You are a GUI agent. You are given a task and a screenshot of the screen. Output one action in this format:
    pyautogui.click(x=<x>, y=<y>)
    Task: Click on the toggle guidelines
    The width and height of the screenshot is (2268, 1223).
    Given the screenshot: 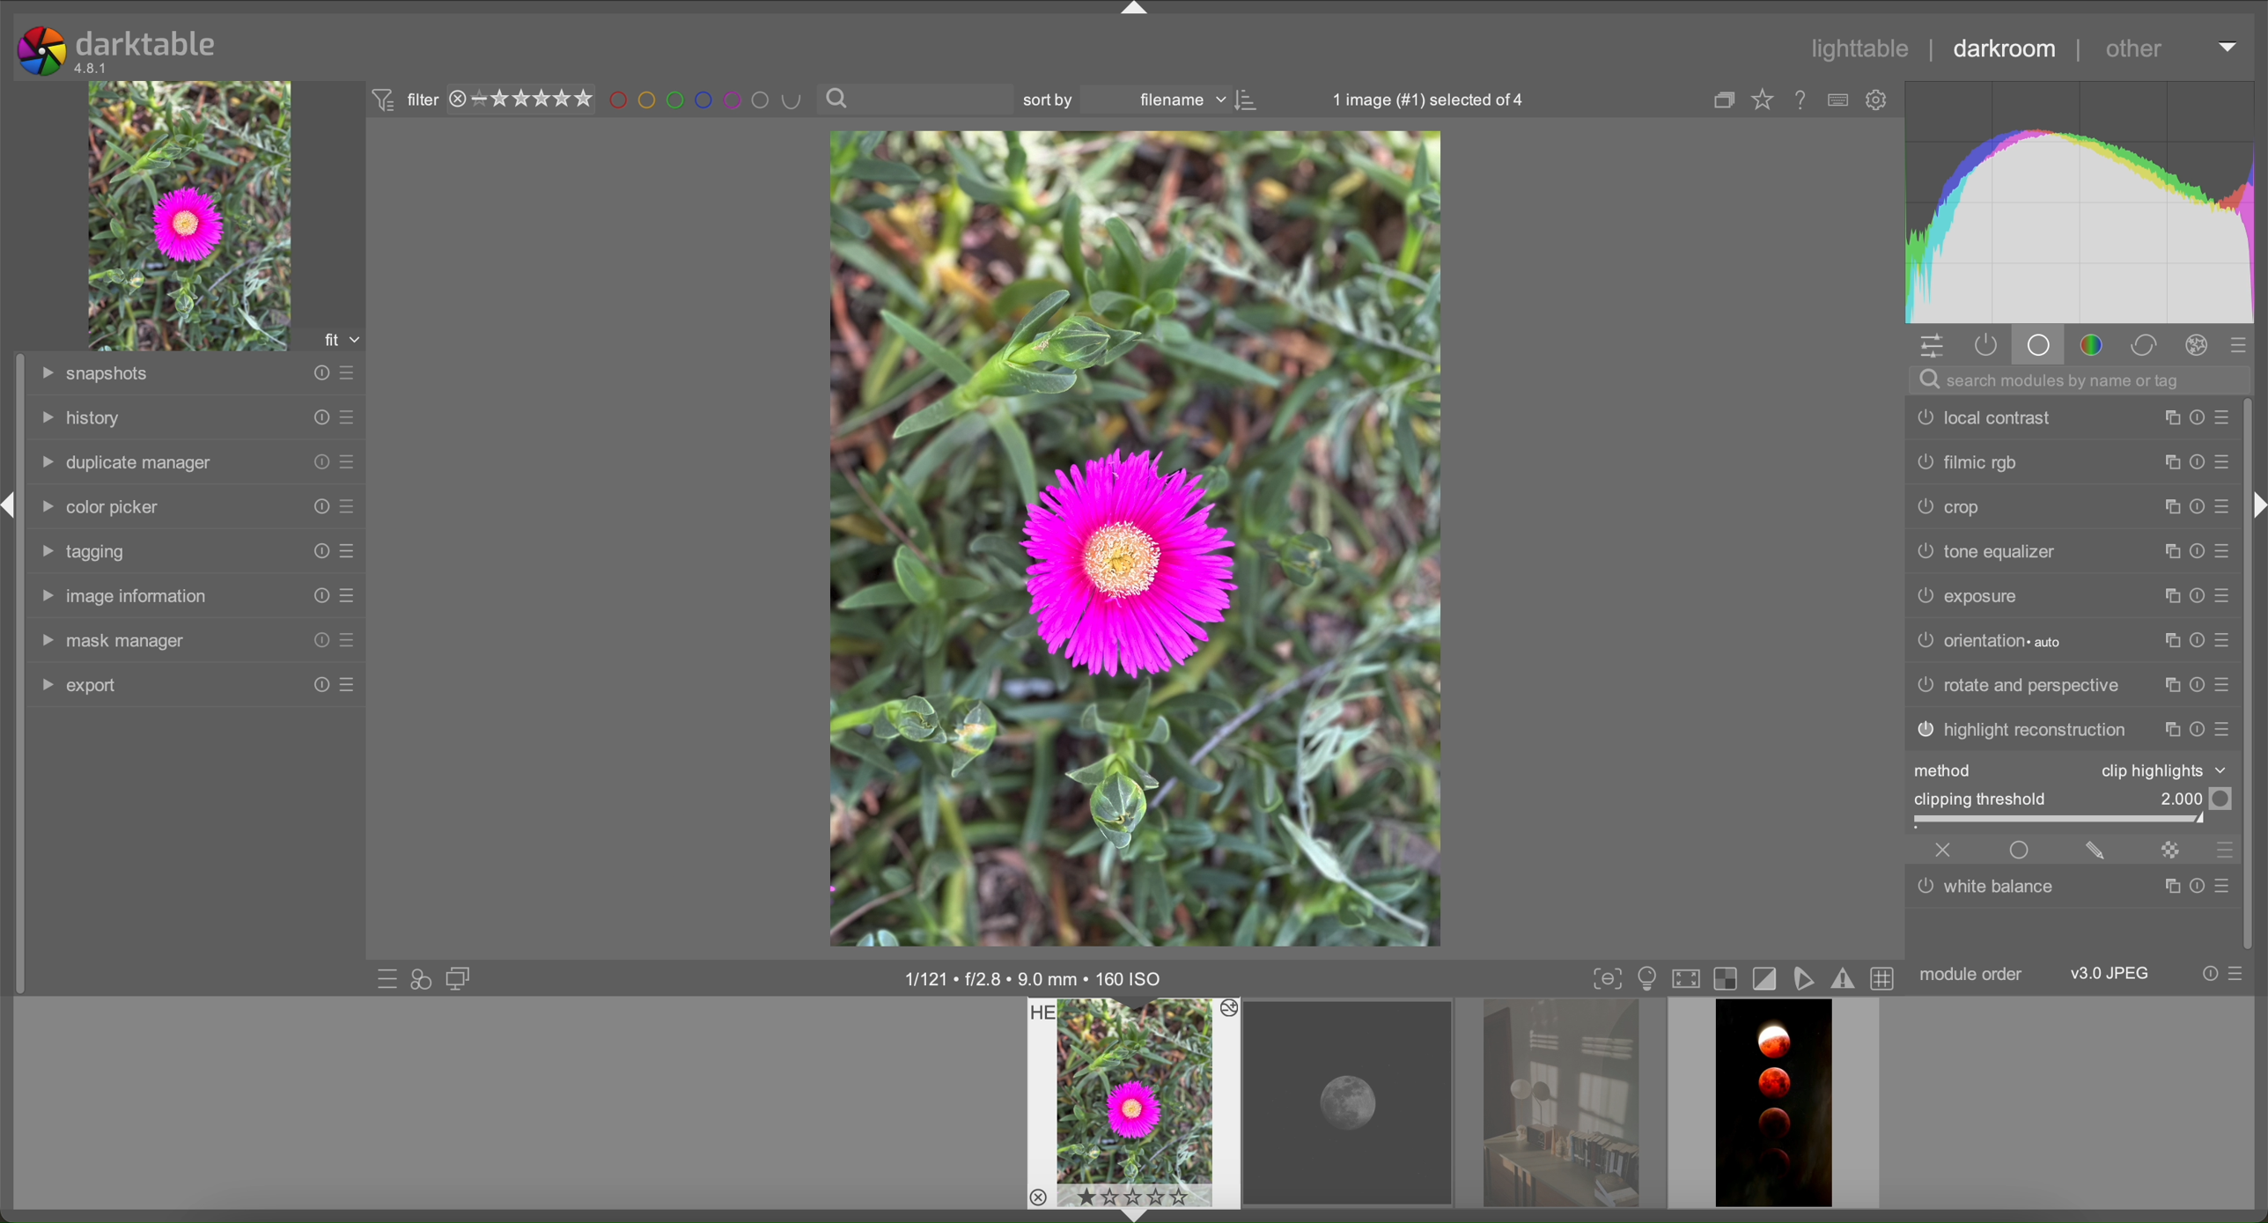 What is the action you would take?
    pyautogui.click(x=1887, y=980)
    